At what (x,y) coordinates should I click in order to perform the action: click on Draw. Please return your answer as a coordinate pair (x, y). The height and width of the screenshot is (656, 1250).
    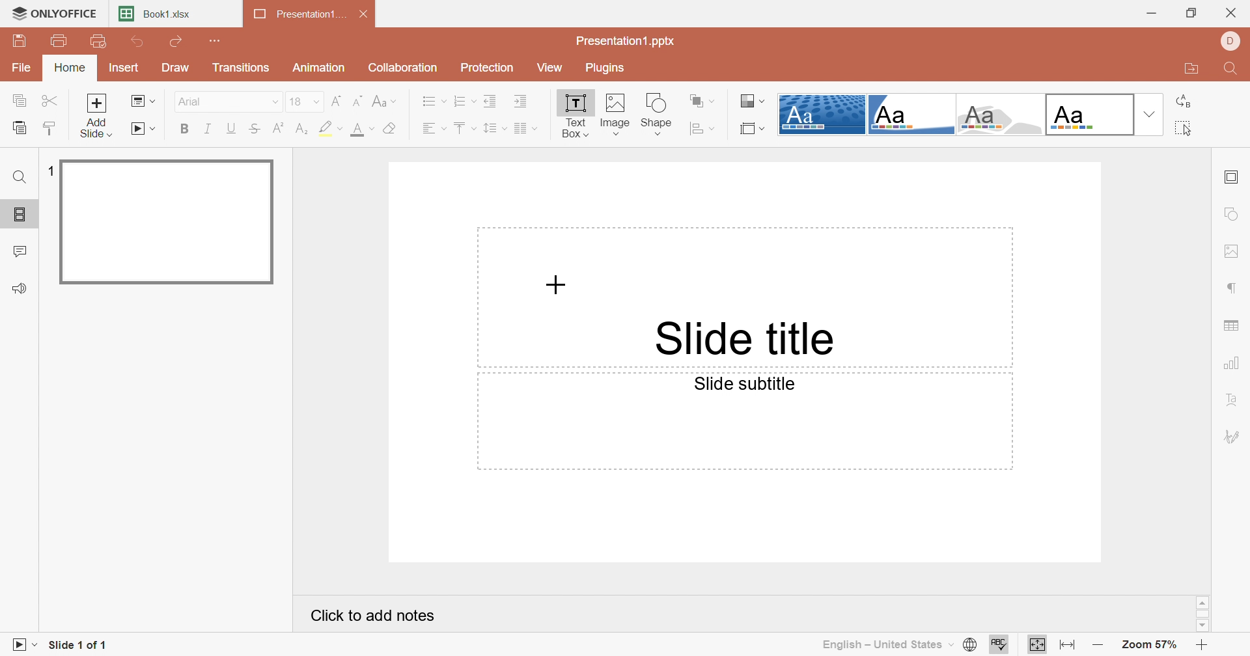
    Looking at the image, I should click on (178, 68).